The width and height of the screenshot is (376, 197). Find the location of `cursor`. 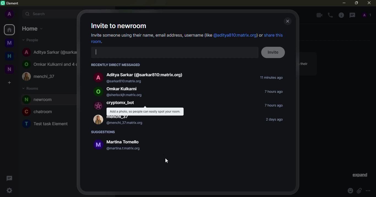

cursor is located at coordinates (166, 162).